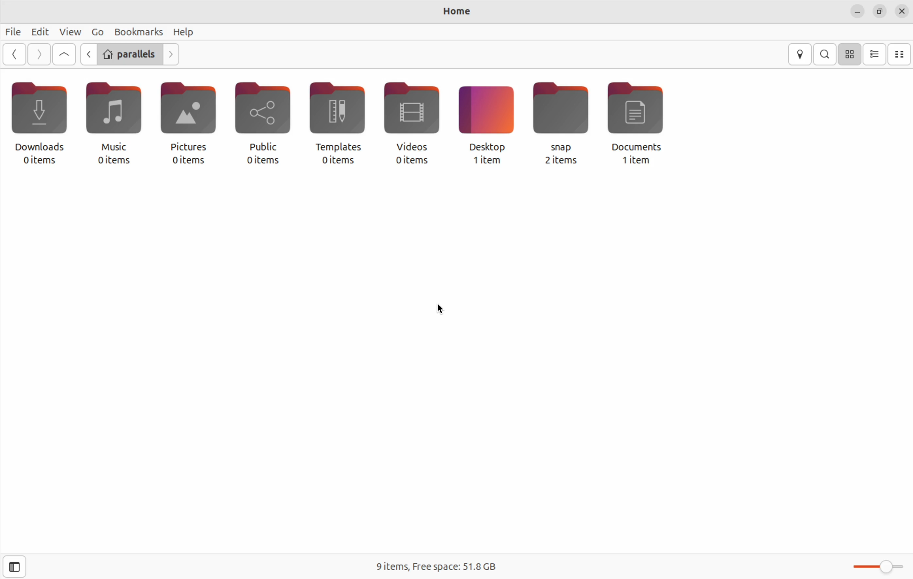 Image resolution: width=913 pixels, height=579 pixels. I want to click on videos 0 items, so click(413, 122).